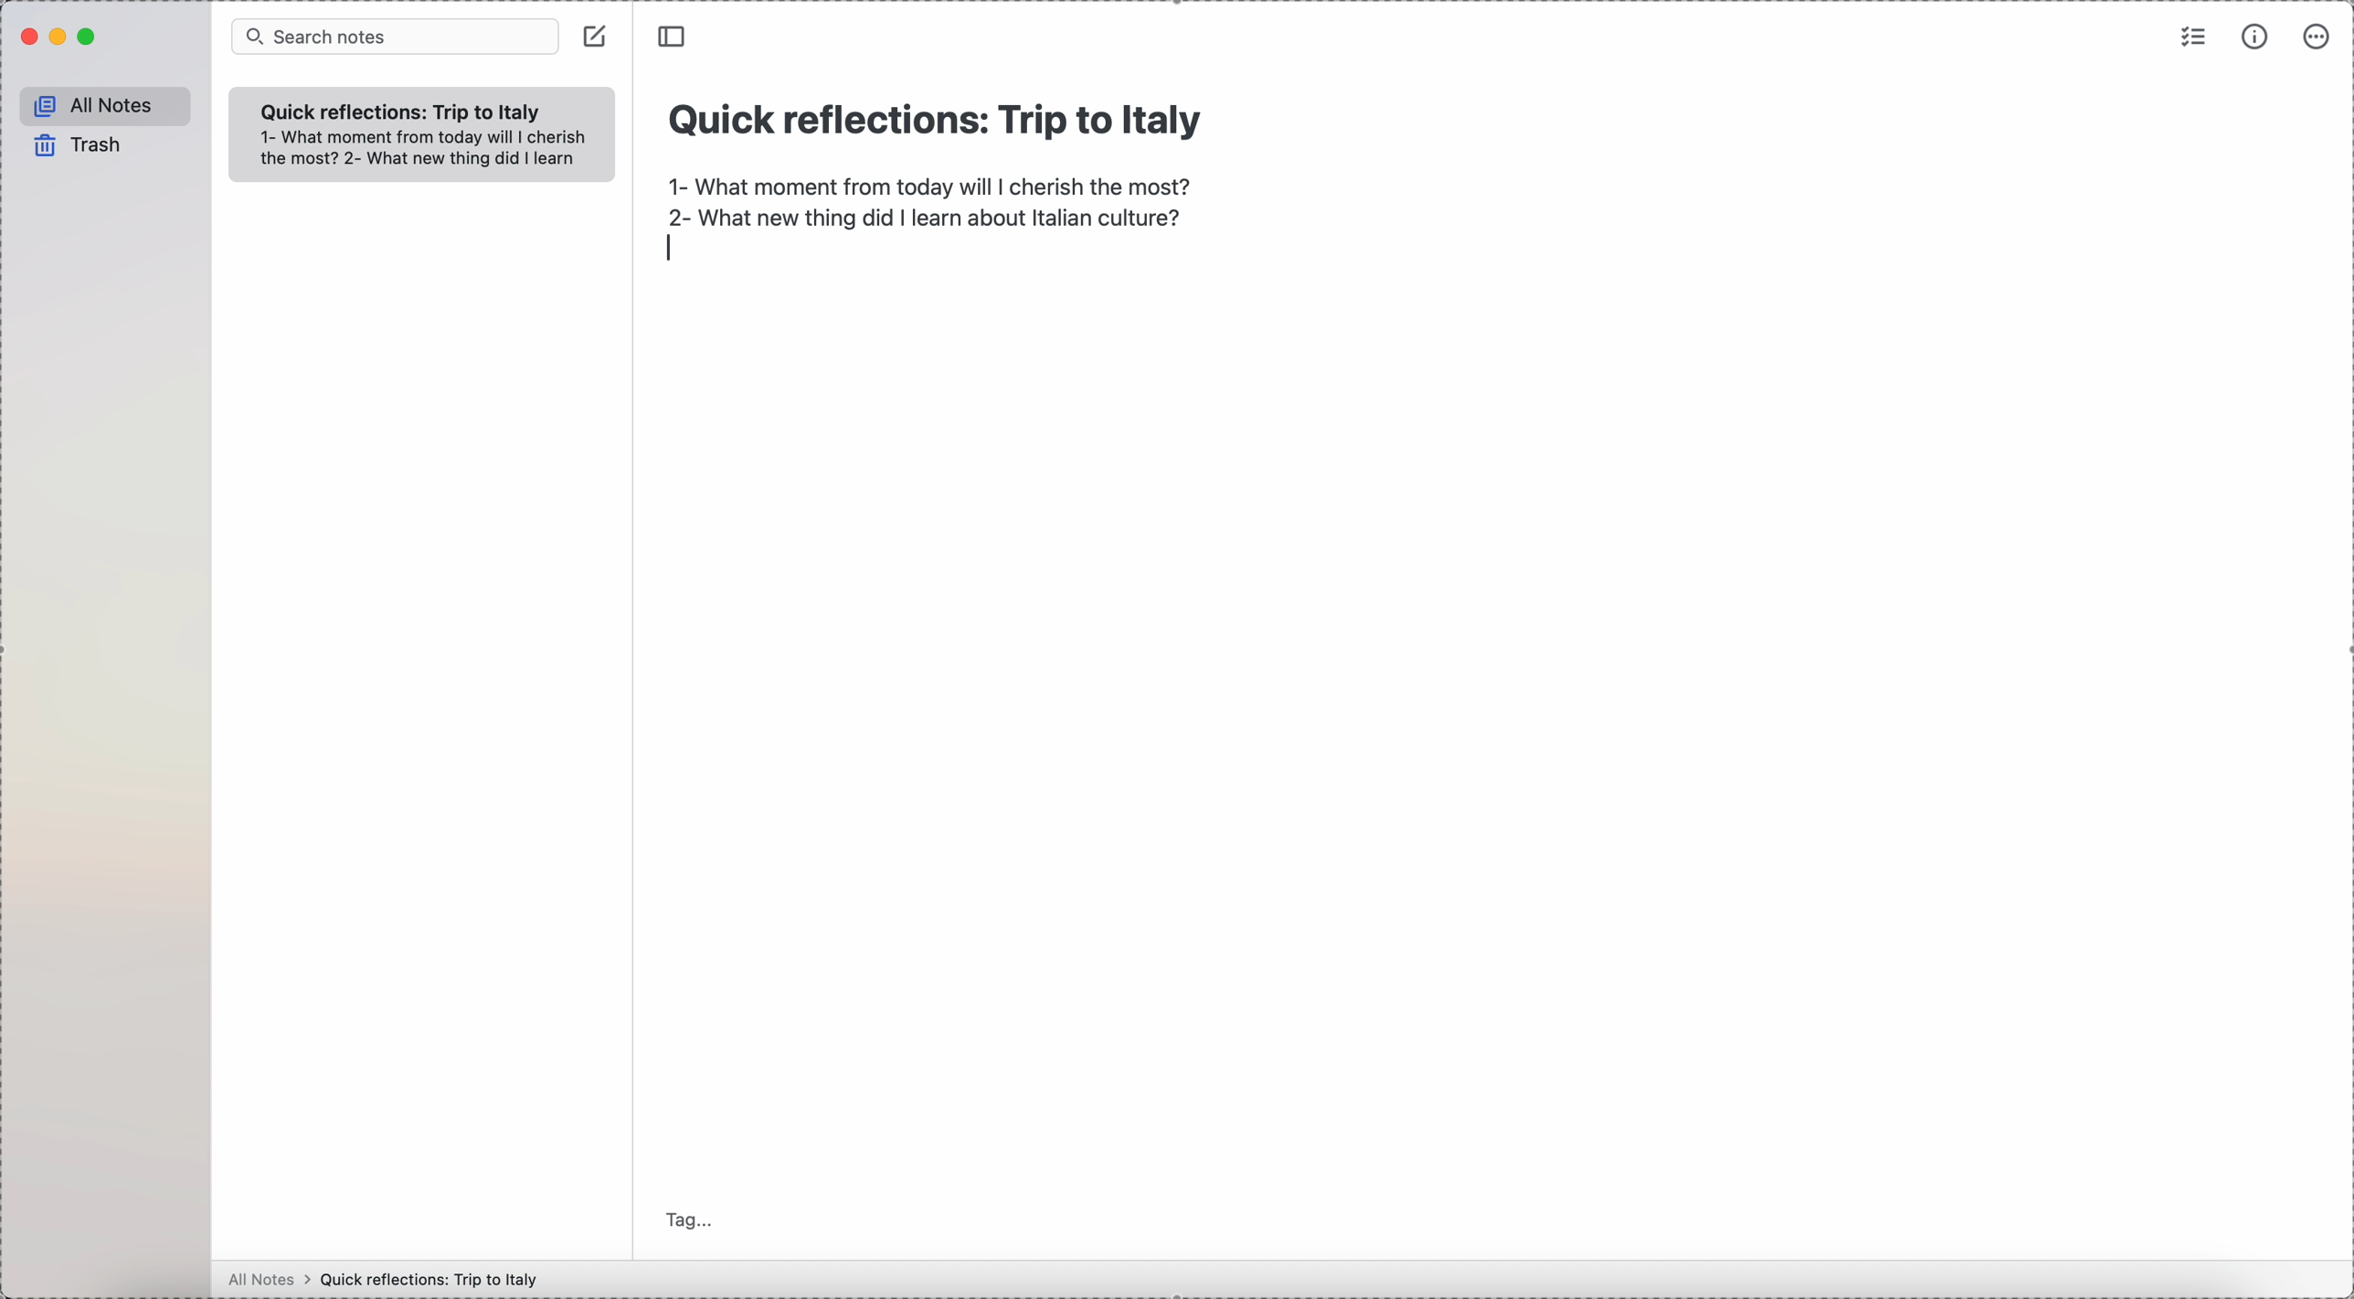 This screenshot has height=1299, width=2354. I want to click on 2- What new thing did I learn about Italian culture?, so click(424, 161).